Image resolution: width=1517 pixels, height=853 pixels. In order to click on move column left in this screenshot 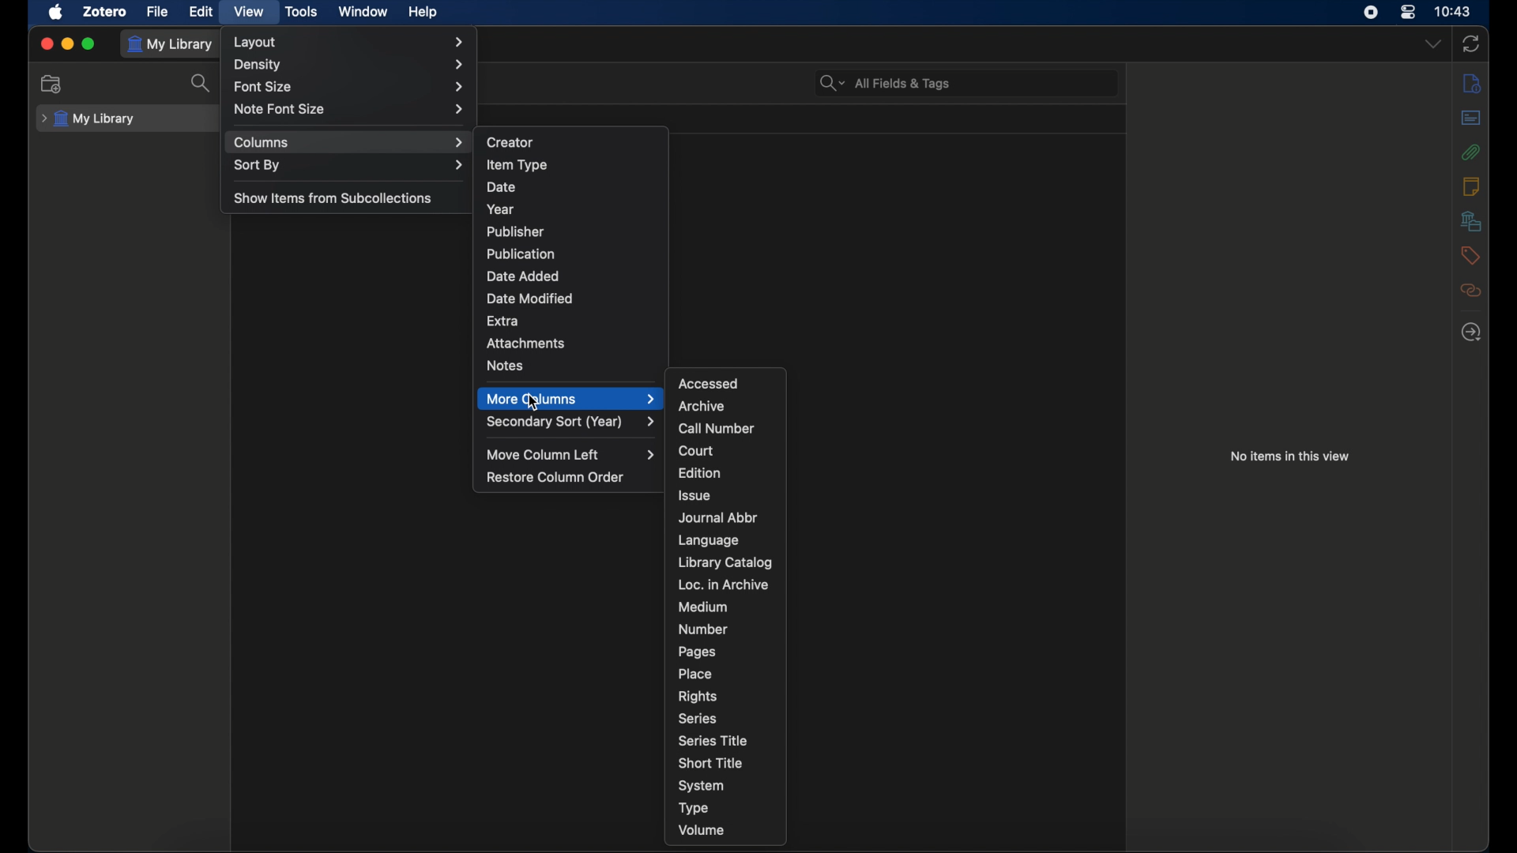, I will do `click(572, 454)`.